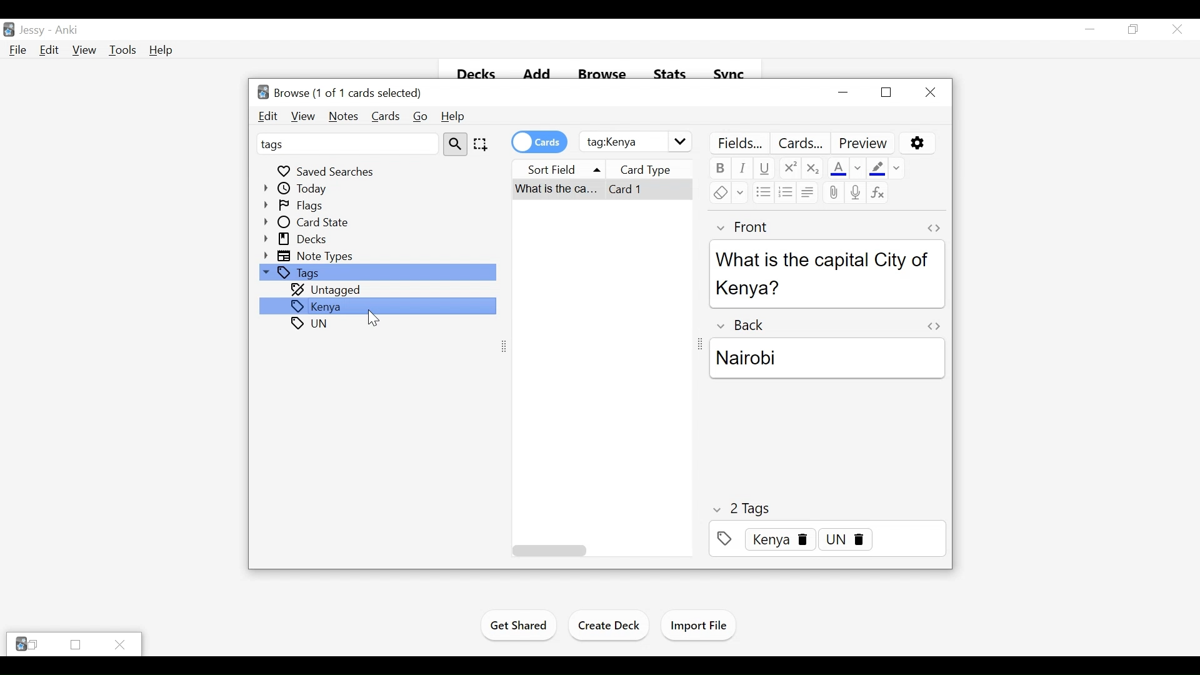 Image resolution: width=1200 pixels, height=675 pixels. Describe the element at coordinates (826, 357) in the screenshot. I see `Nairobi` at that location.